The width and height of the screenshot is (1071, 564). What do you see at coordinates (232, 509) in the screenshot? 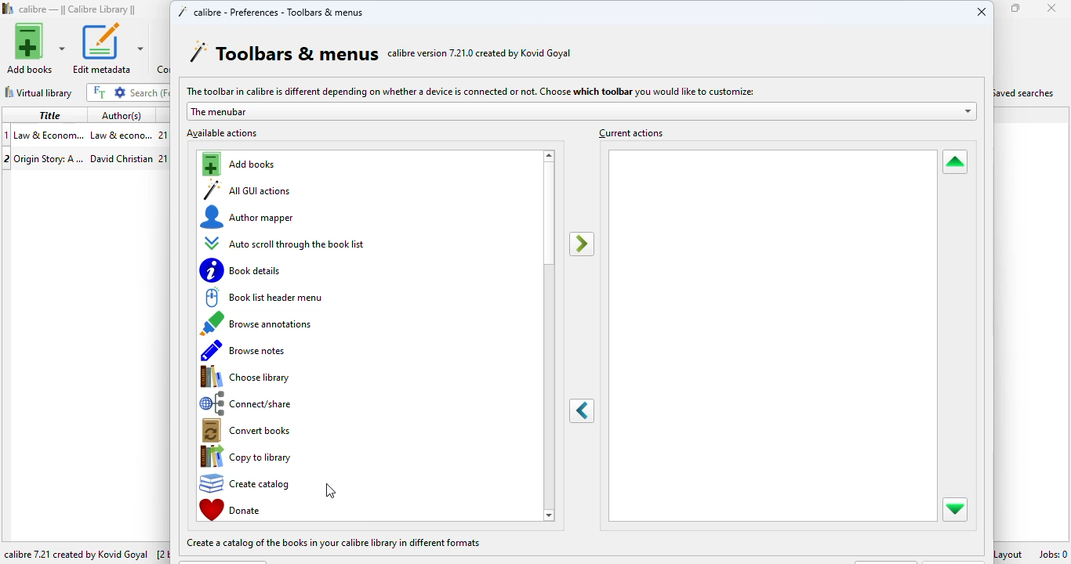
I see `donate` at bounding box center [232, 509].